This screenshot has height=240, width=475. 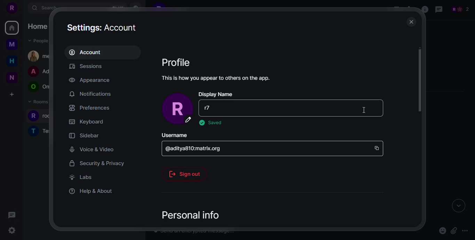 I want to click on home, so click(x=11, y=61).